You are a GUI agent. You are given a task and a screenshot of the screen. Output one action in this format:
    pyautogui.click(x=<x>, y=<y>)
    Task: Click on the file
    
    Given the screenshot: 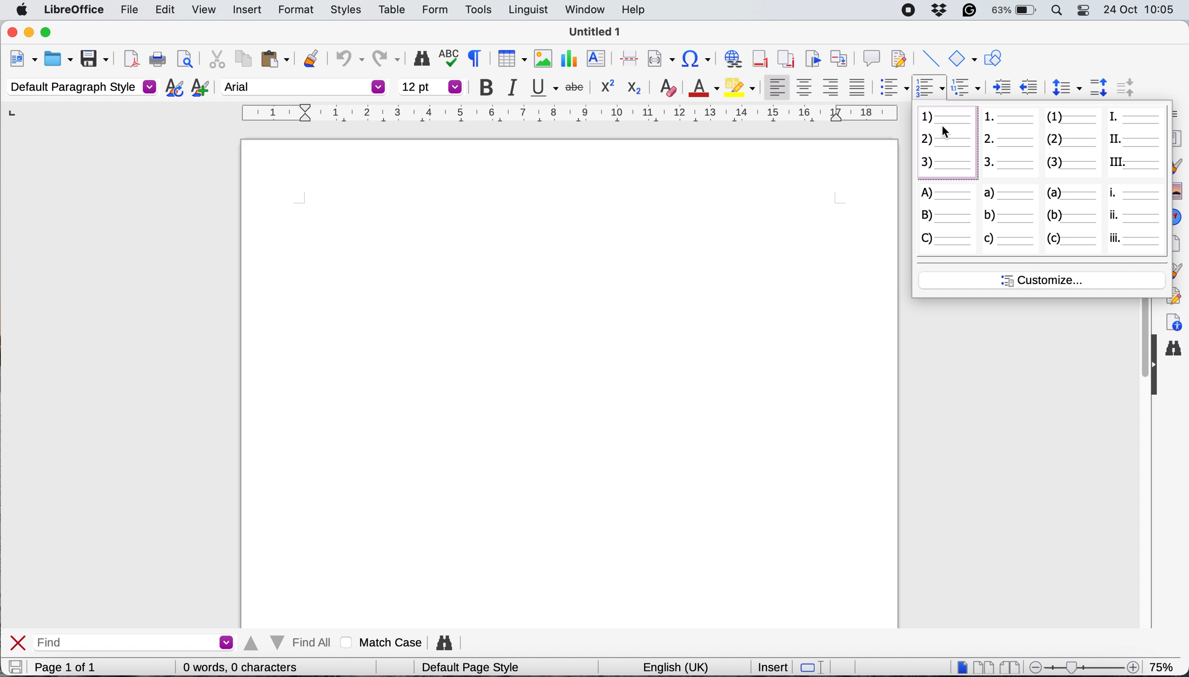 What is the action you would take?
    pyautogui.click(x=130, y=12)
    